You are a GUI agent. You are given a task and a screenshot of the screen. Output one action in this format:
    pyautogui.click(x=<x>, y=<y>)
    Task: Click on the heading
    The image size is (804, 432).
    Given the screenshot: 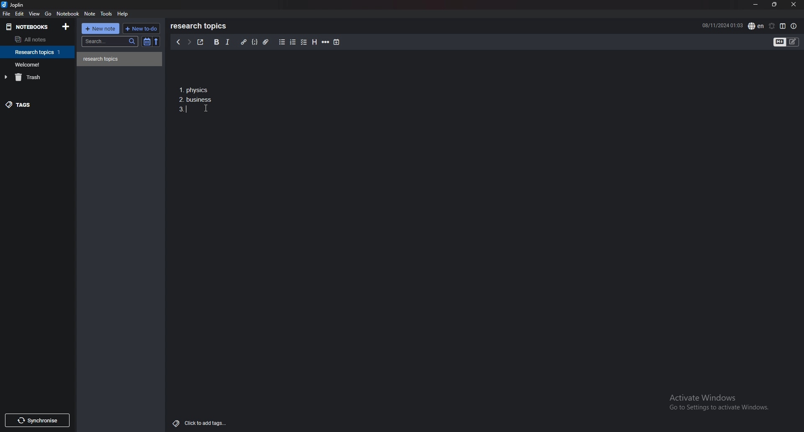 What is the action you would take?
    pyautogui.click(x=314, y=42)
    